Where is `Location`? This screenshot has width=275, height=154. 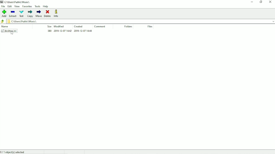 Location is located at coordinates (16, 2).